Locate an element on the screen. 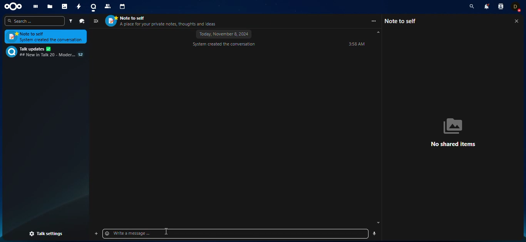  view is located at coordinates (96, 21).